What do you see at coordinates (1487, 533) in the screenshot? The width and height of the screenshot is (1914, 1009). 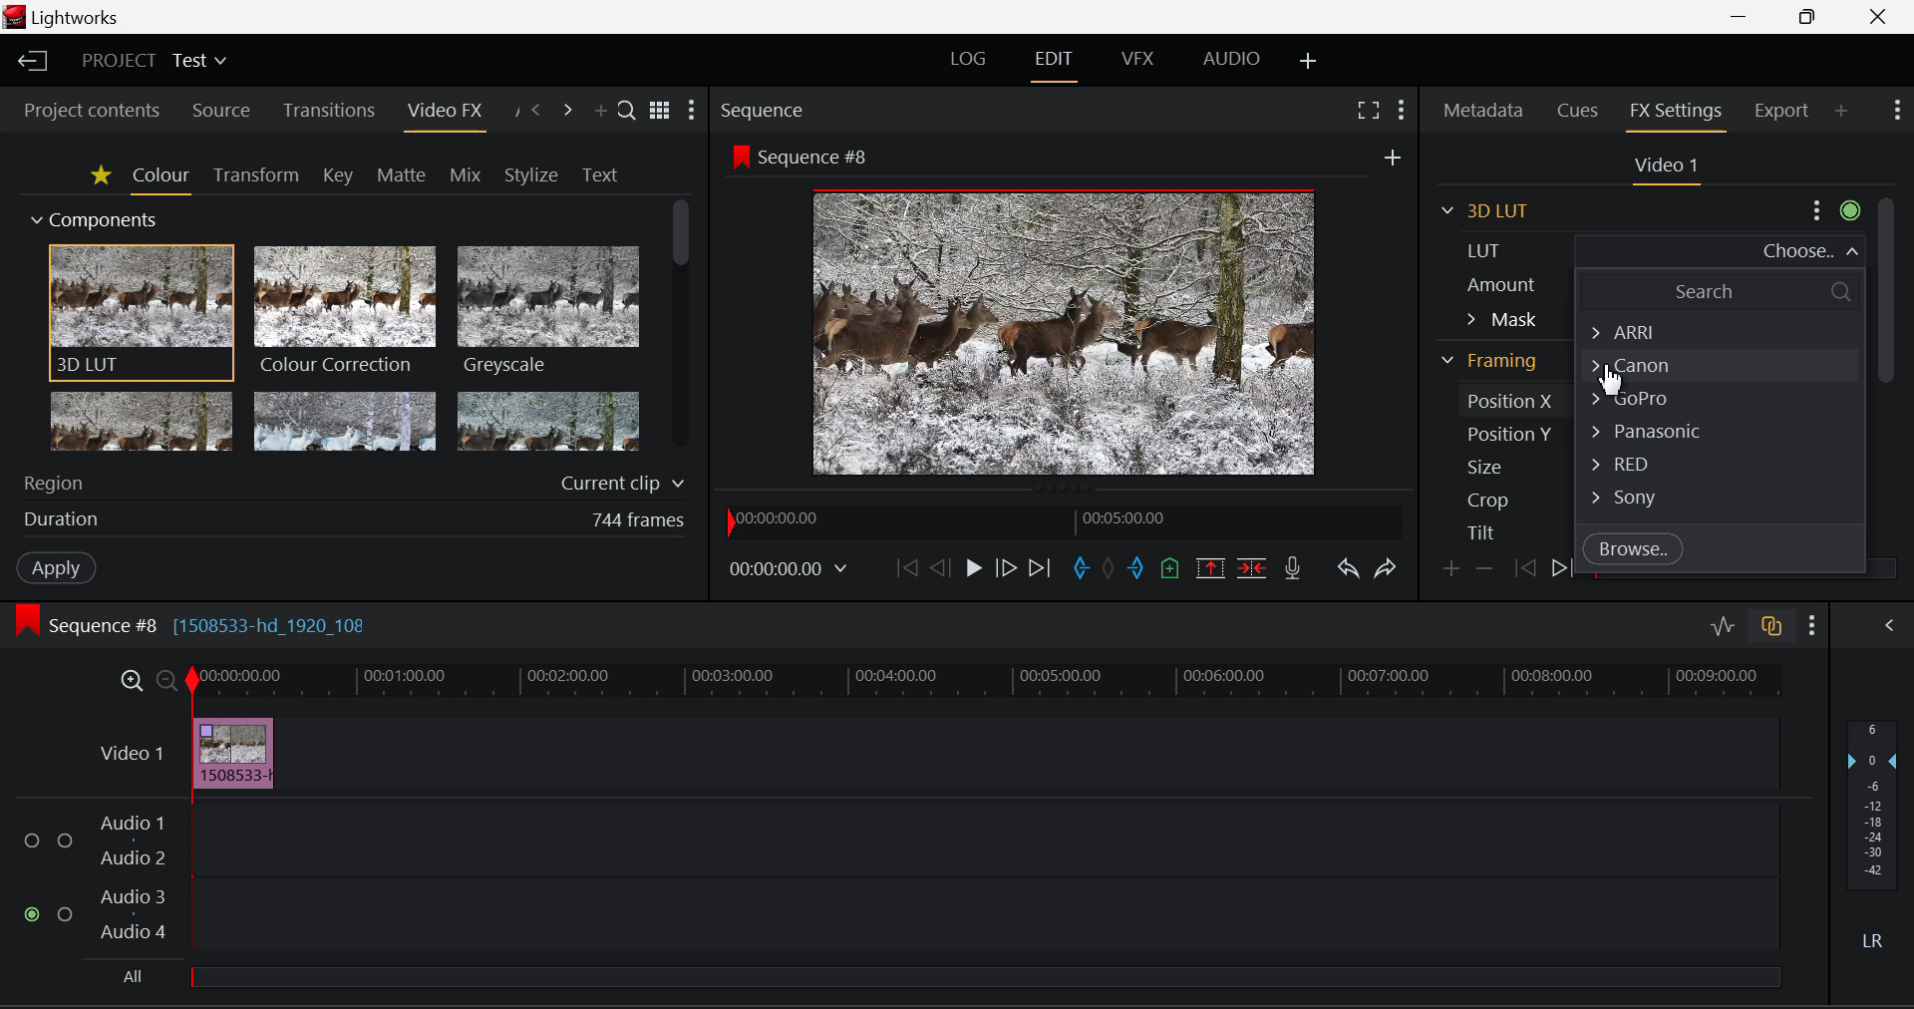 I see `Tilt` at bounding box center [1487, 533].